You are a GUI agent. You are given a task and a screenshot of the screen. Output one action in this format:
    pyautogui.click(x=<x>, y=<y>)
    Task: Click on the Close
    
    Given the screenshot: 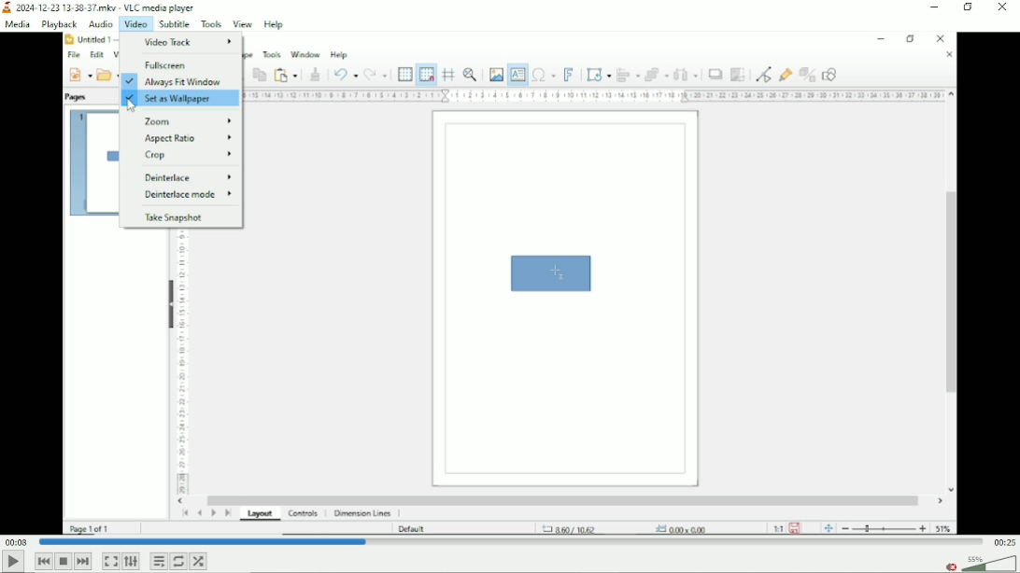 What is the action you would take?
    pyautogui.click(x=1004, y=9)
    